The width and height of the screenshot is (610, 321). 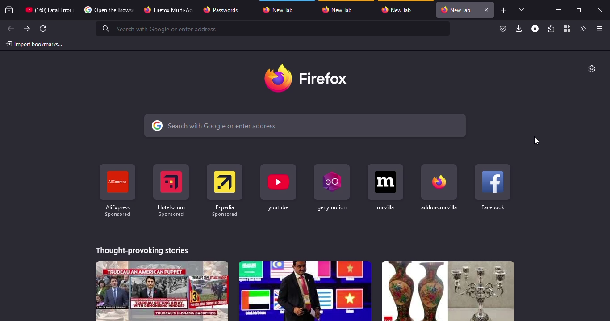 I want to click on shortcuts, so click(x=170, y=189).